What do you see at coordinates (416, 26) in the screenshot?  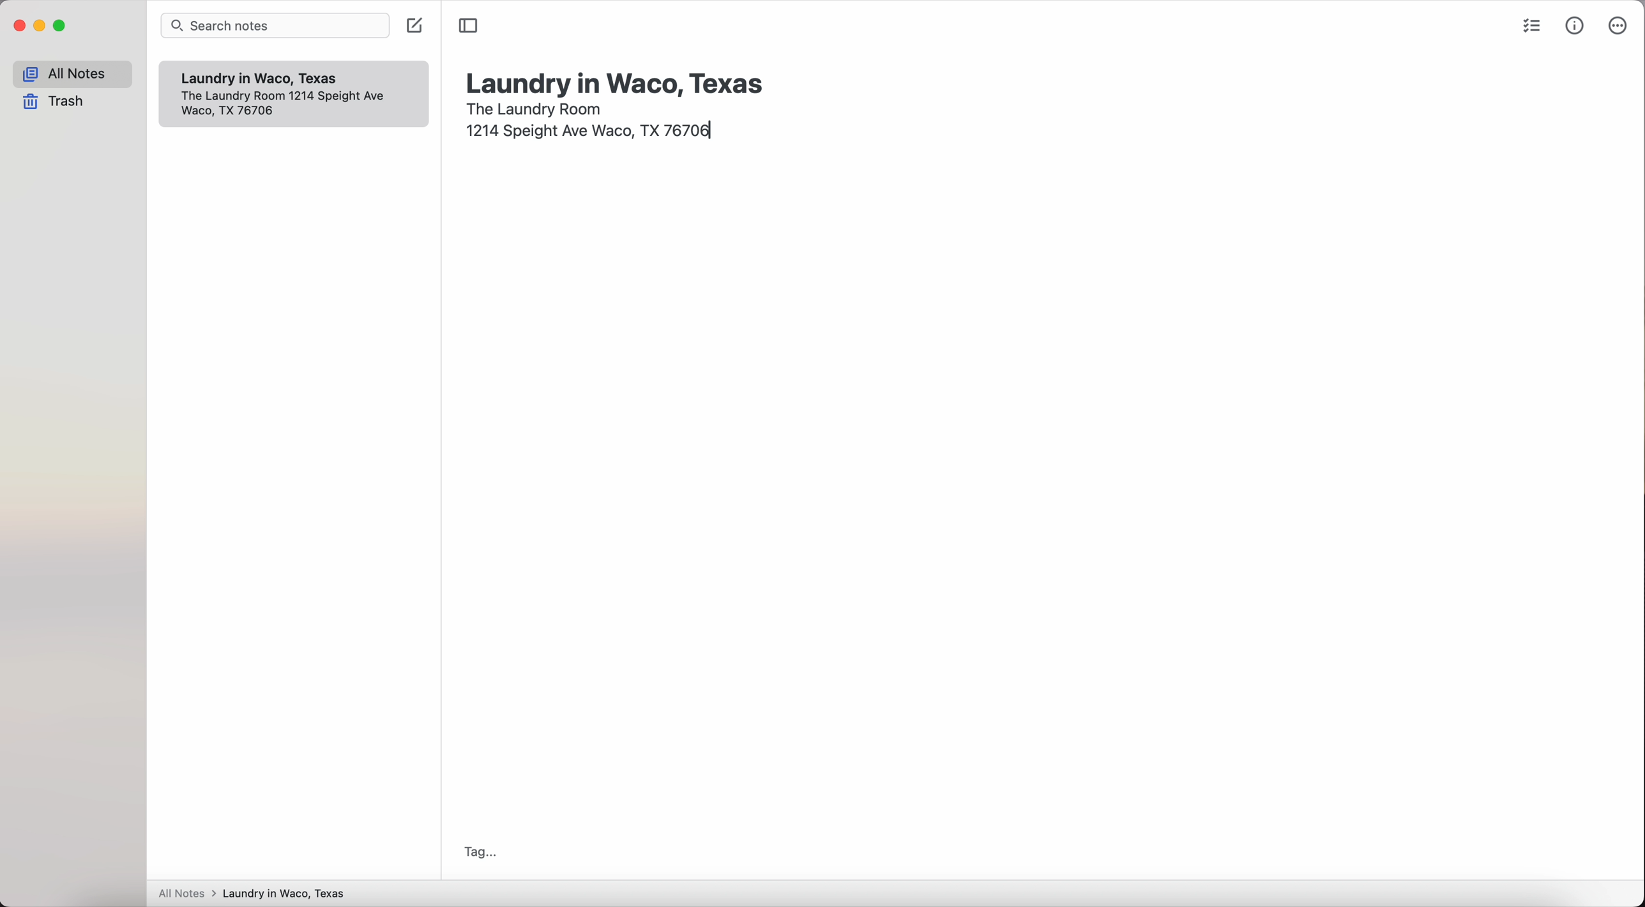 I see `click on create note` at bounding box center [416, 26].